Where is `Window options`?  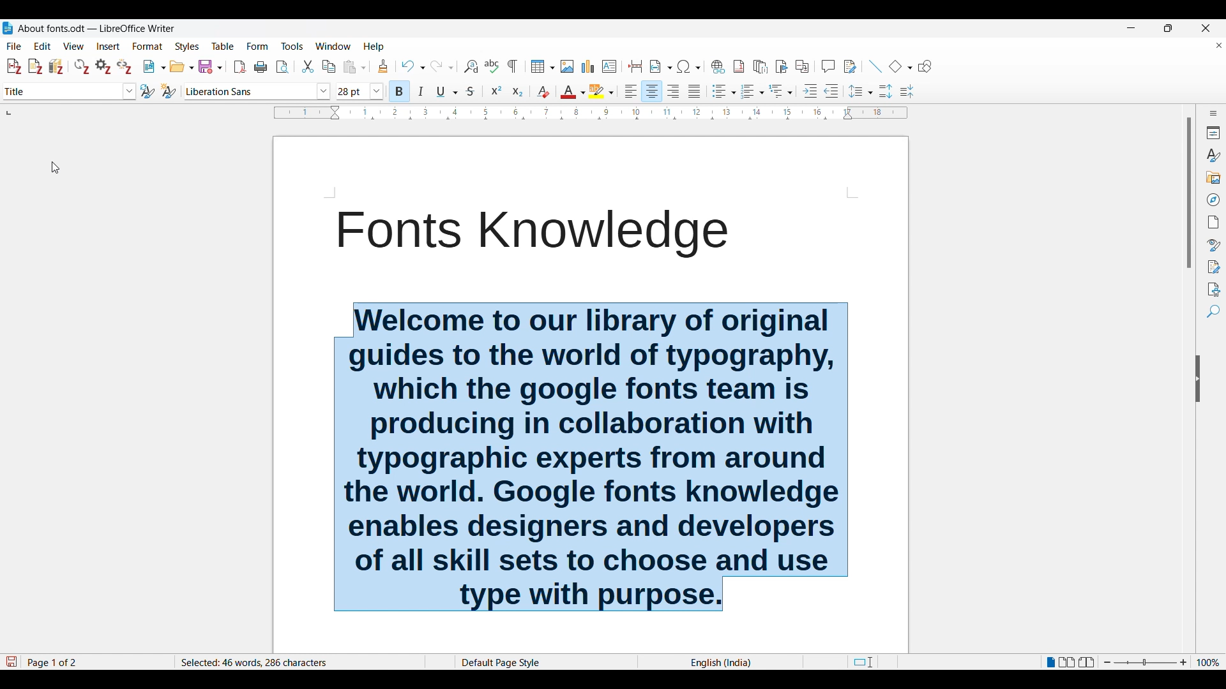 Window options is located at coordinates (333, 46).